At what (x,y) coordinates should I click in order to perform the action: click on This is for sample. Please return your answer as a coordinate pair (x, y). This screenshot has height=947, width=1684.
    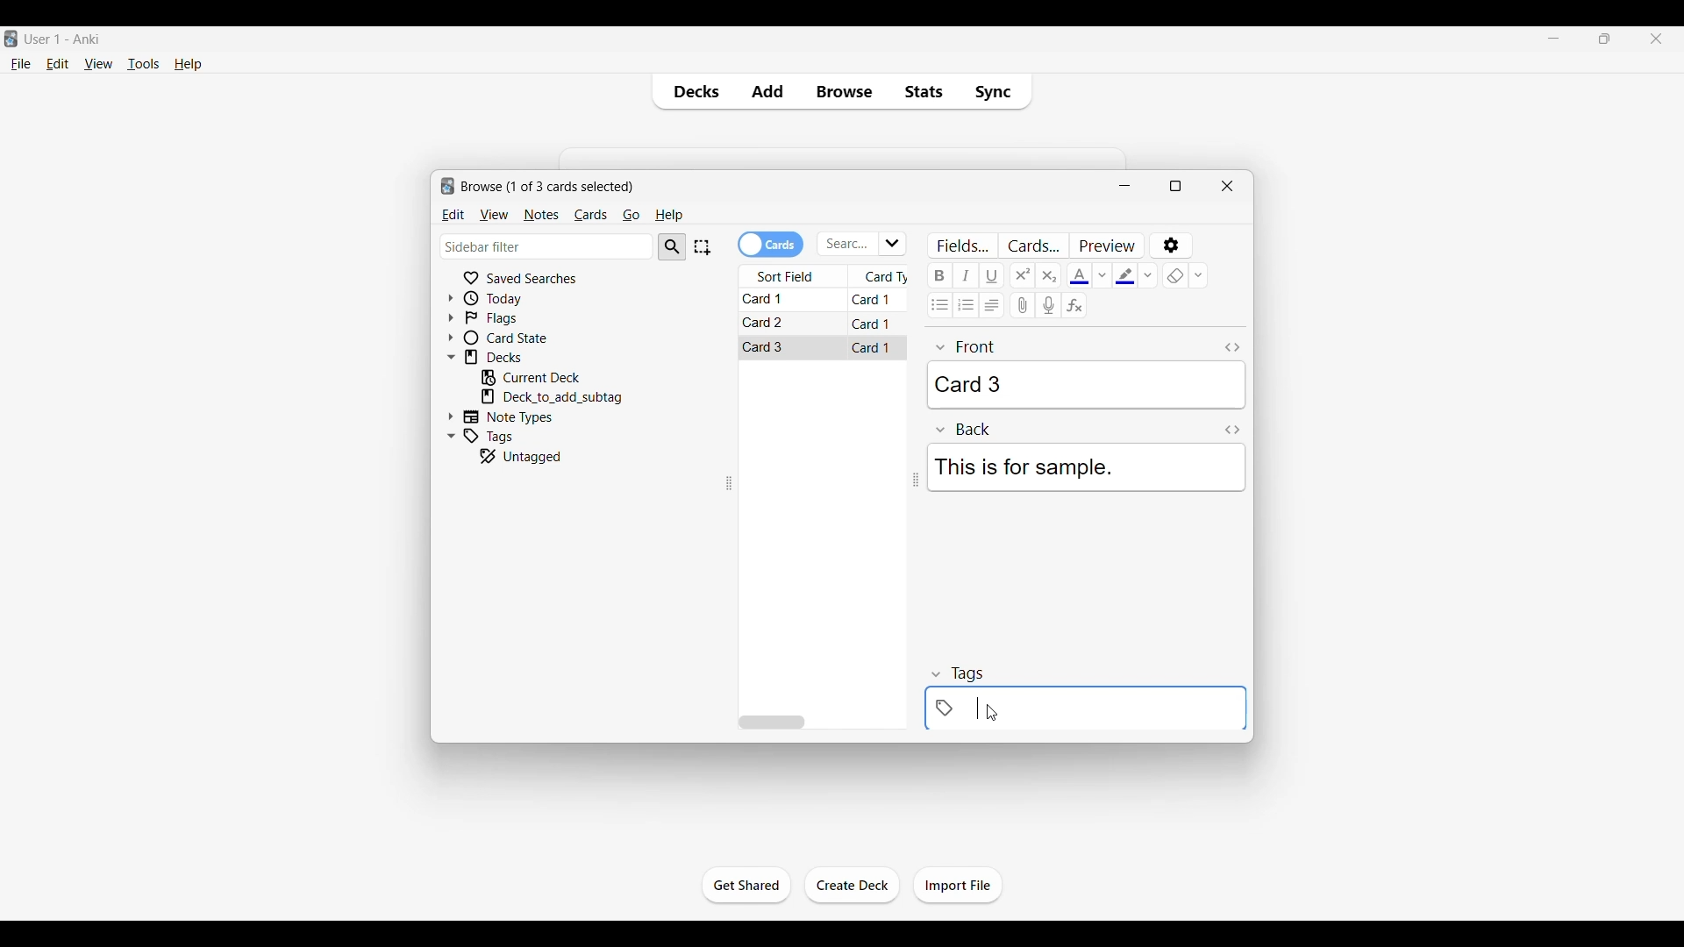
    Looking at the image, I should click on (1085, 467).